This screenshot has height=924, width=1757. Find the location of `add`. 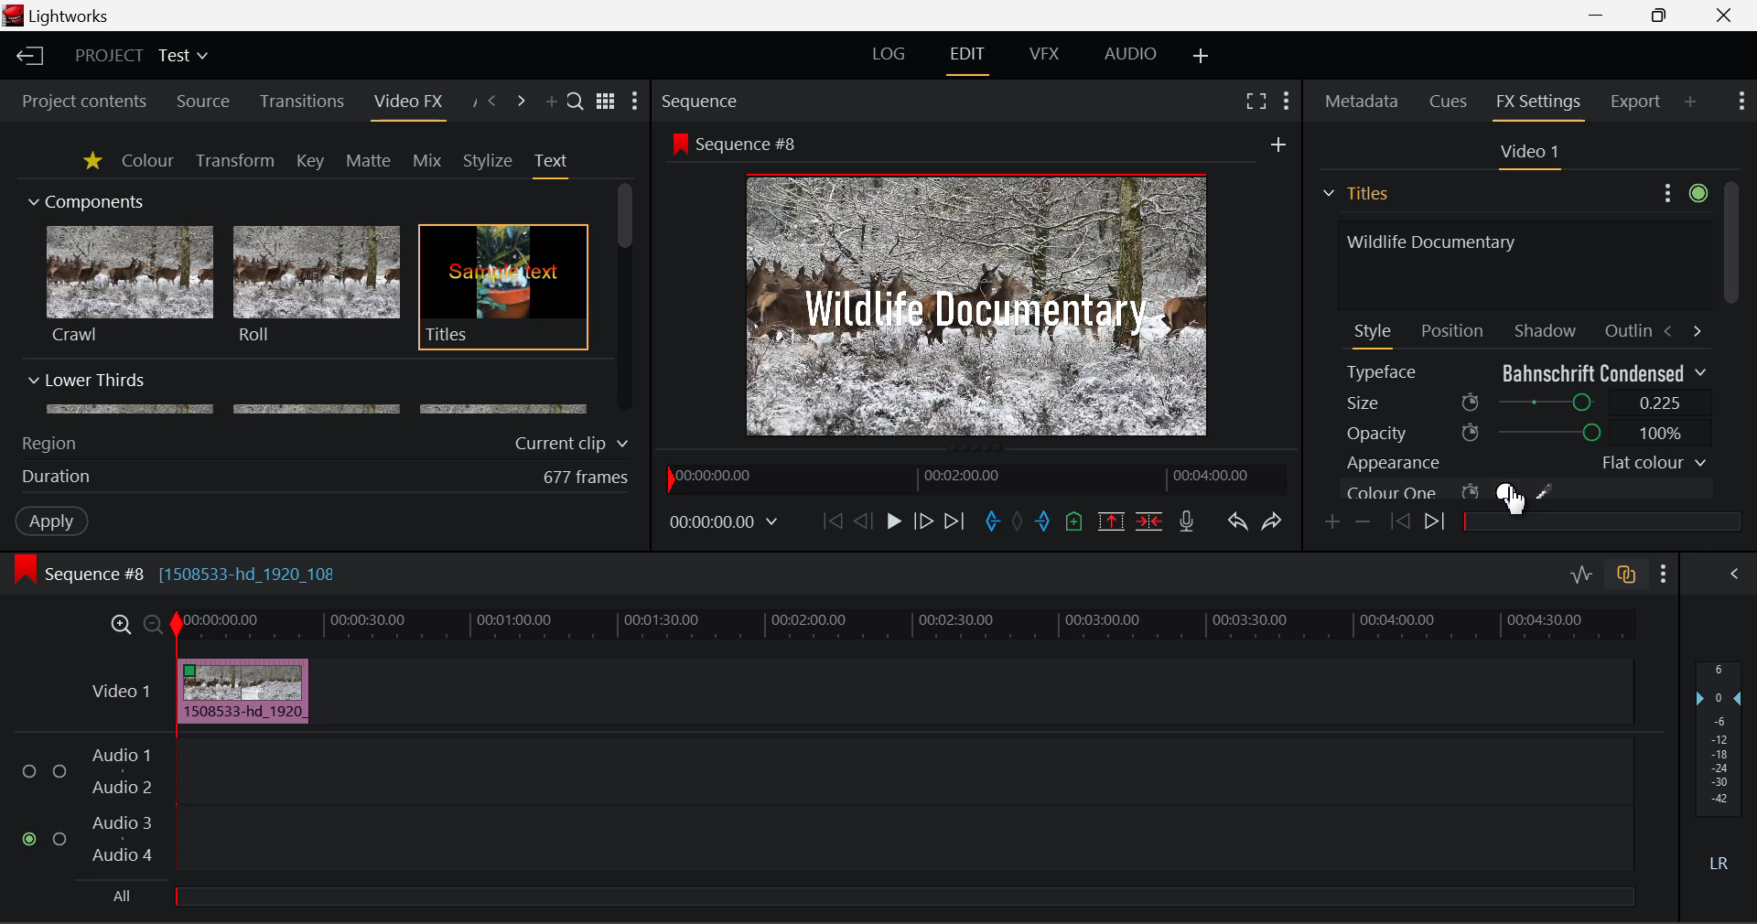

add is located at coordinates (1278, 144).